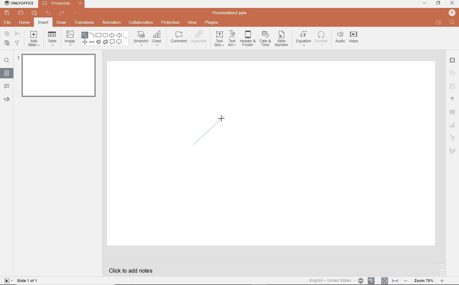 This screenshot has width=459, height=285. What do you see at coordinates (453, 124) in the screenshot?
I see `CHART SETTINGS` at bounding box center [453, 124].